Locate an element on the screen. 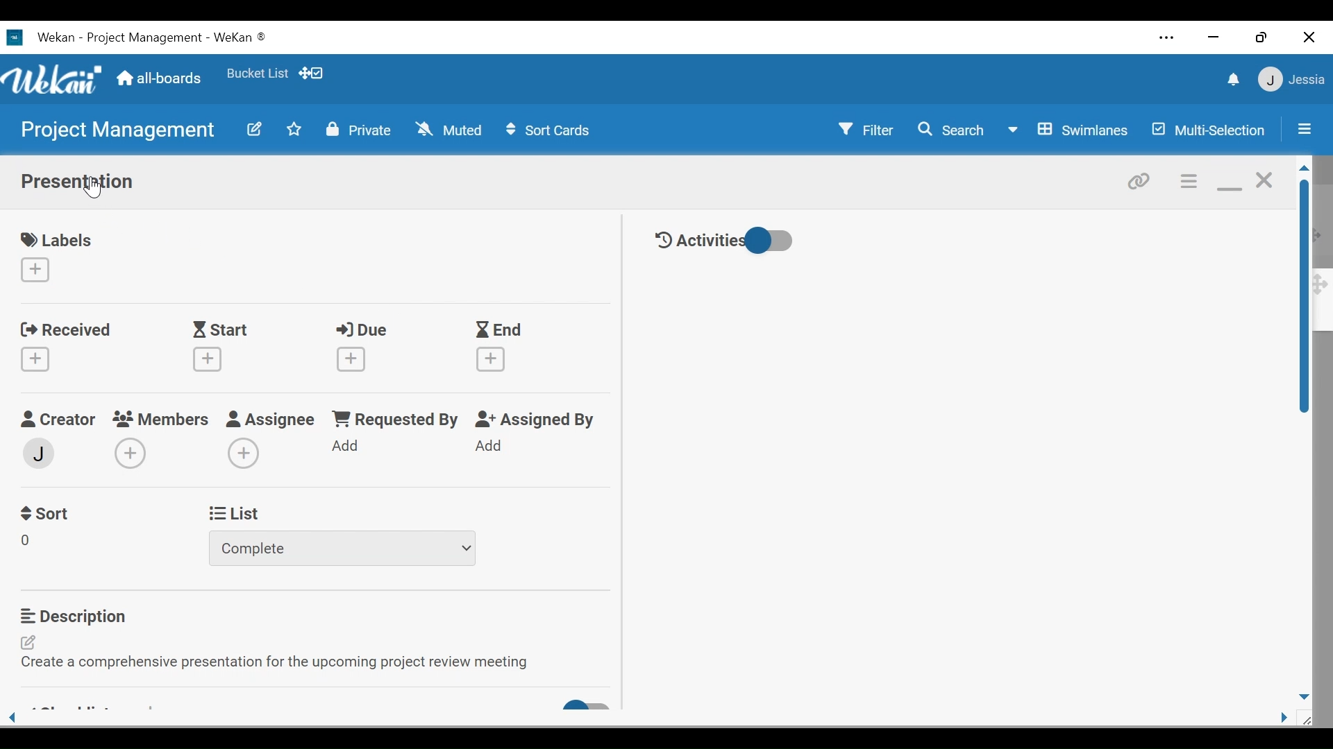 The width and height of the screenshot is (1333, 749). Restore is located at coordinates (1260, 38).